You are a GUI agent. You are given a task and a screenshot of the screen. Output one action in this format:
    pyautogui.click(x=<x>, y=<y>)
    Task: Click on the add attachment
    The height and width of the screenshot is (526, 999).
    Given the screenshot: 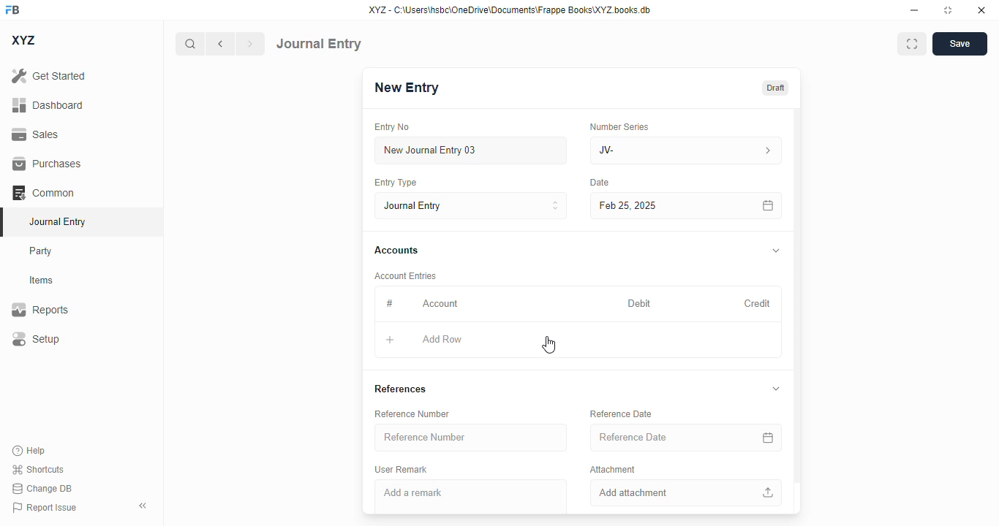 What is the action you would take?
    pyautogui.click(x=686, y=492)
    